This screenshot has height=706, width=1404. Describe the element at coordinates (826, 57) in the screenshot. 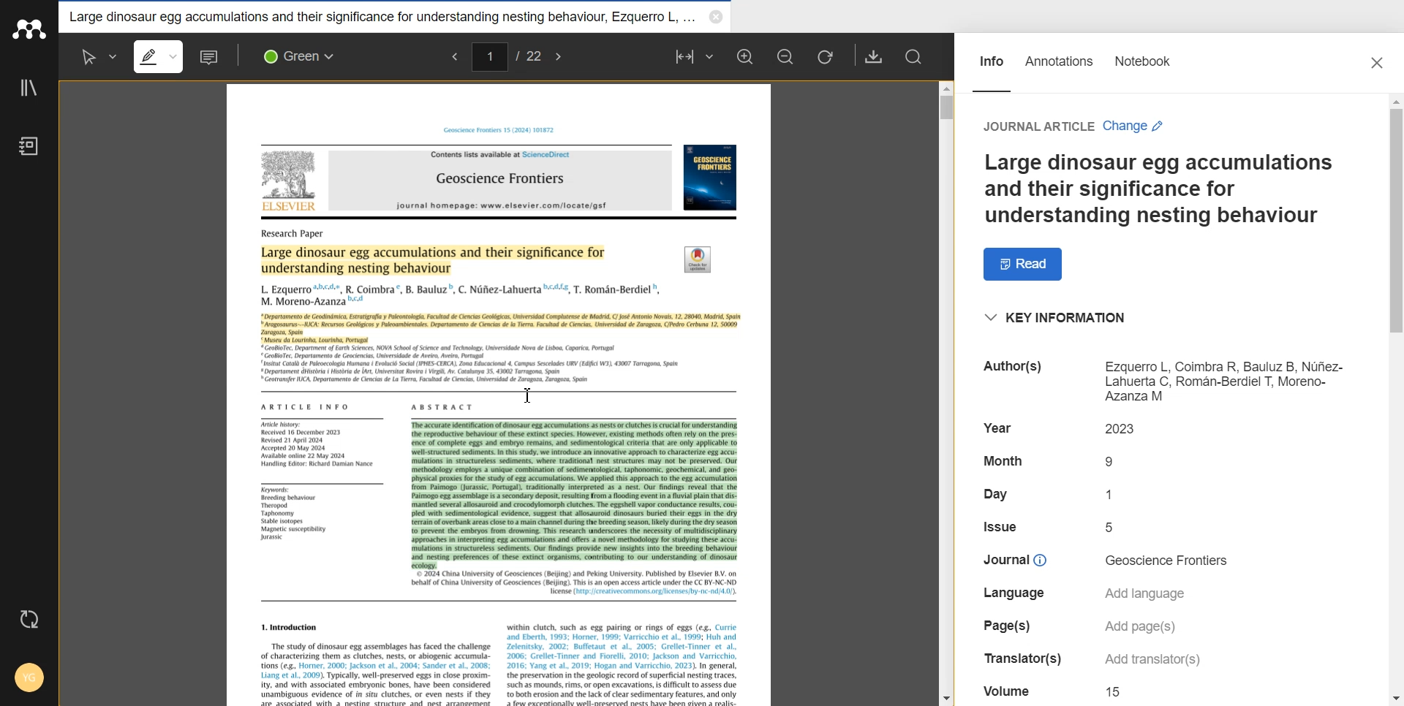

I see `Rotate page` at that location.